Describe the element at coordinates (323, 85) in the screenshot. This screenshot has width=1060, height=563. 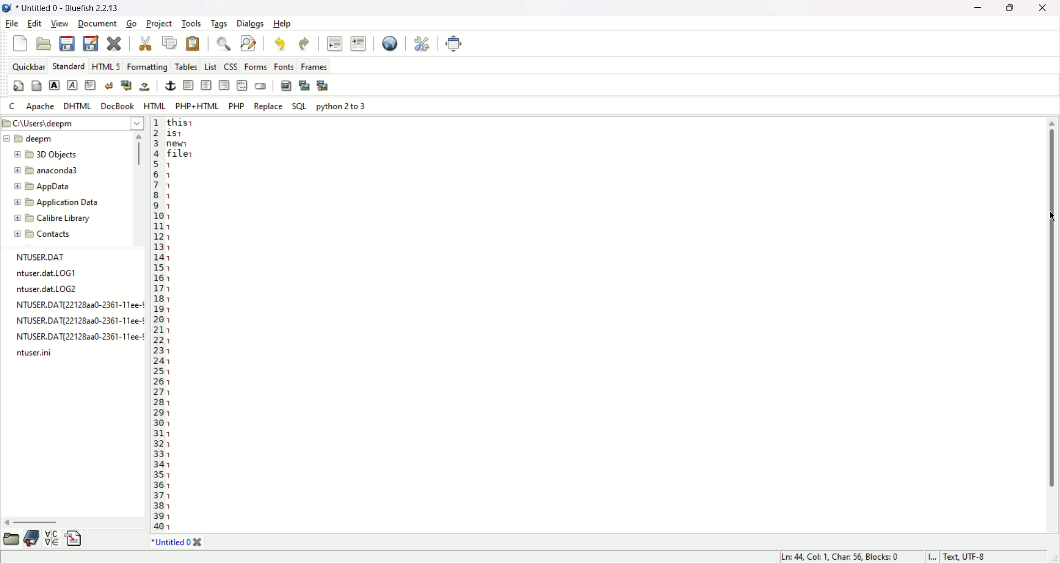
I see `multi thumbnail` at that location.